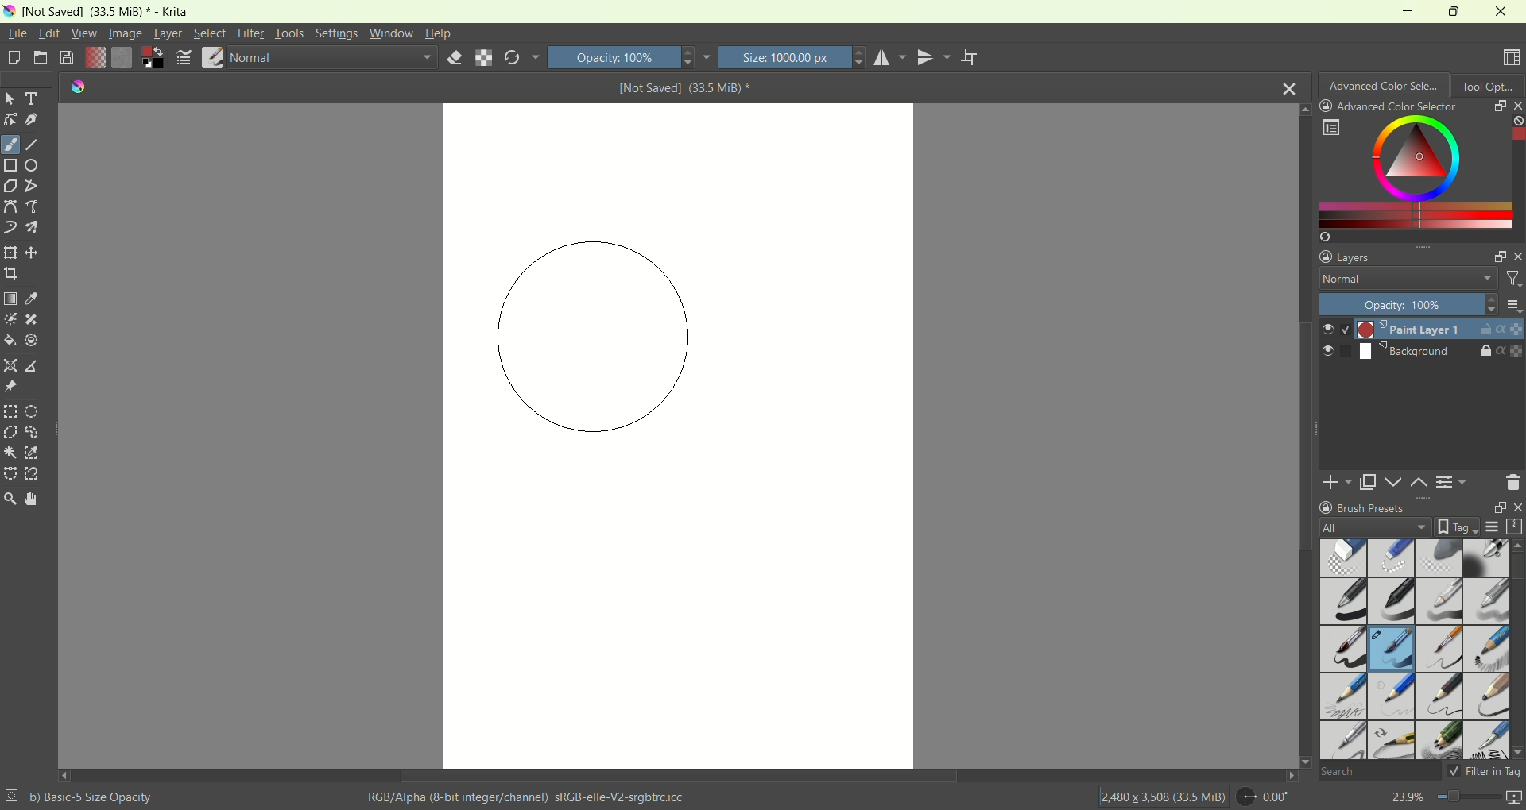  Describe the element at coordinates (685, 87) in the screenshot. I see `[Not Saved] (33.5 MiB) *` at that location.